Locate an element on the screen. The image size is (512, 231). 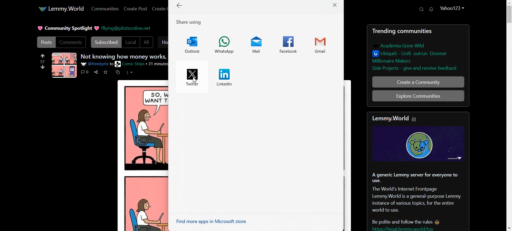
Share is located at coordinates (96, 72).